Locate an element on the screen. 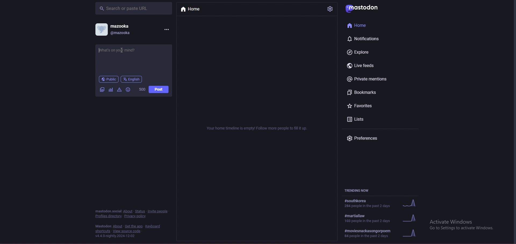 The width and height of the screenshot is (516, 244). trending is located at coordinates (380, 203).